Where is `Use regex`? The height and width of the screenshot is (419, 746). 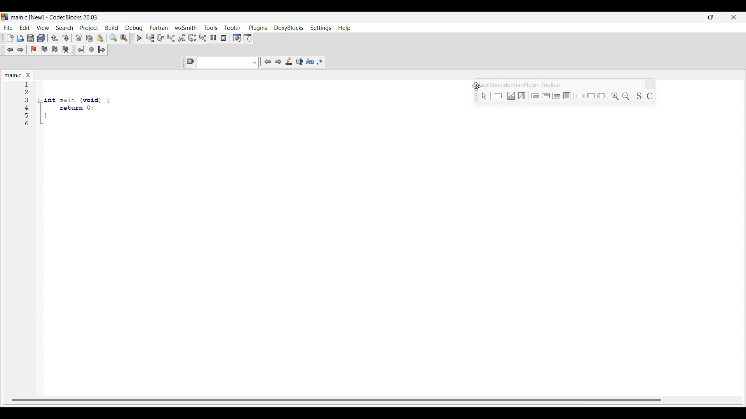
Use regex is located at coordinates (320, 62).